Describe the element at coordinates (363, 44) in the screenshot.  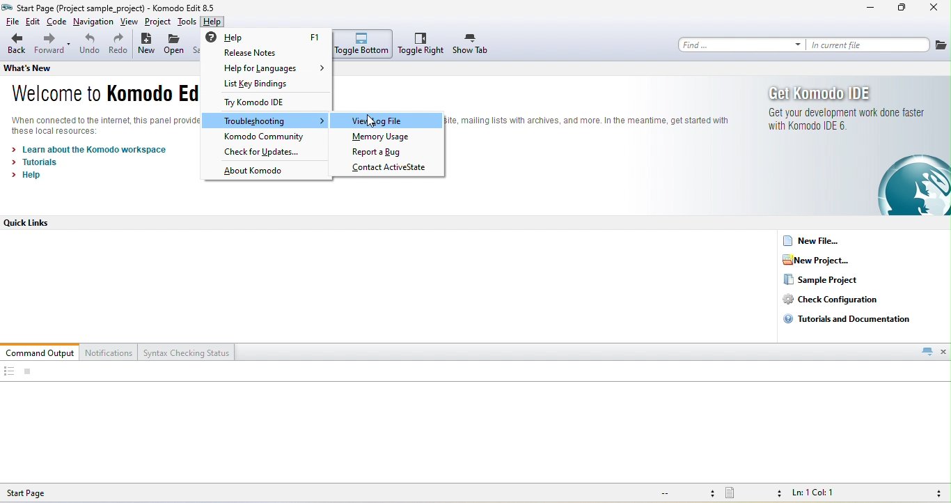
I see `toggle bottom` at that location.